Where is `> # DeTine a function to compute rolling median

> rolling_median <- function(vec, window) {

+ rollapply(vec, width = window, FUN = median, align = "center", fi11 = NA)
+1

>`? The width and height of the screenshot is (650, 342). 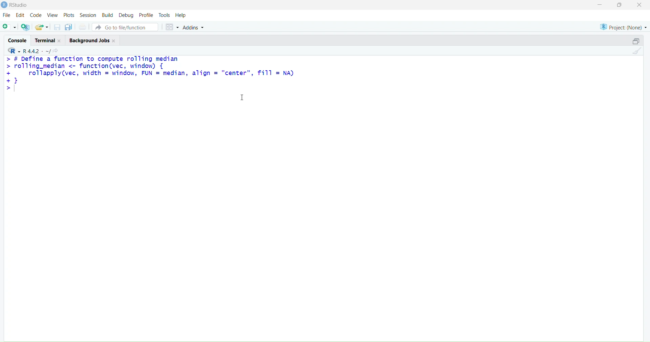 > # DeTine a function to compute rolling median

> rolling_median <- function(vec, window) {

+ rollapply(vec, width = window, FUN = median, align = "center", fi11 = NA)
+1

> is located at coordinates (150, 73).